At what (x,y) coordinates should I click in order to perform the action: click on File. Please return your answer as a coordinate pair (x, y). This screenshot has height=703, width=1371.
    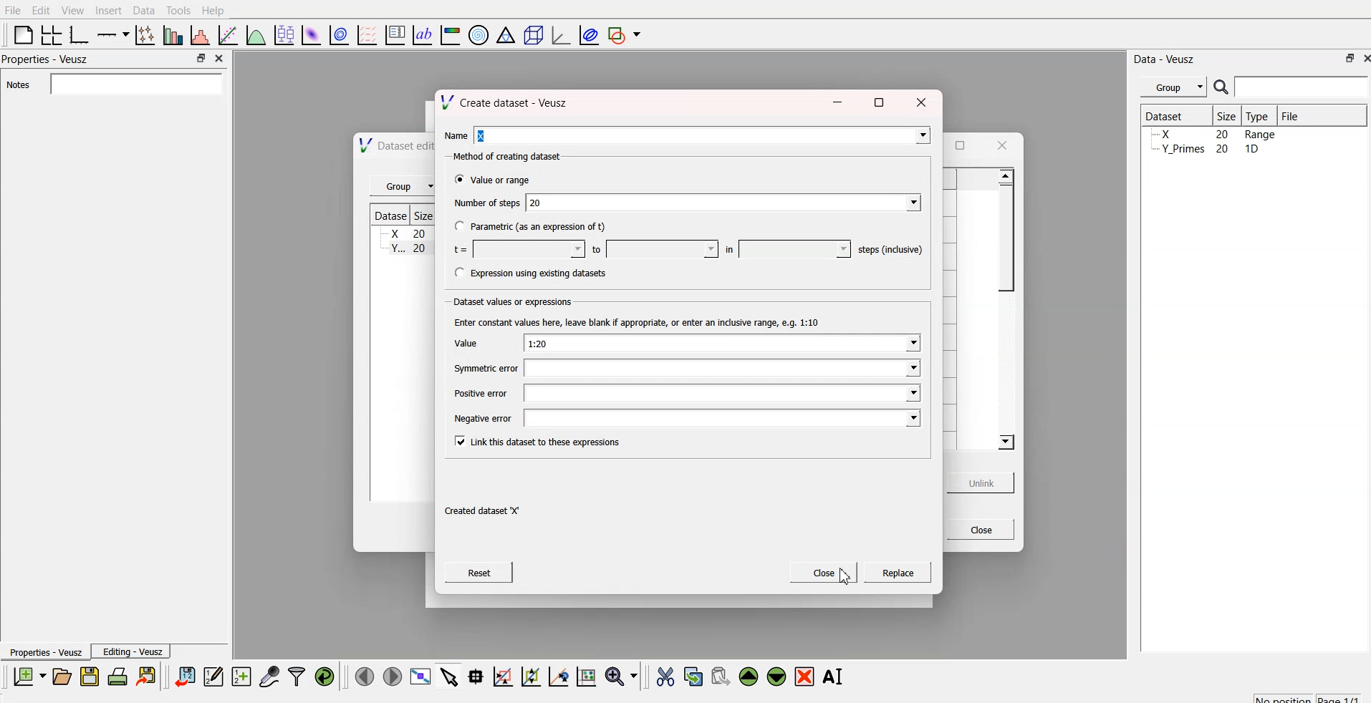
    Looking at the image, I should click on (1289, 114).